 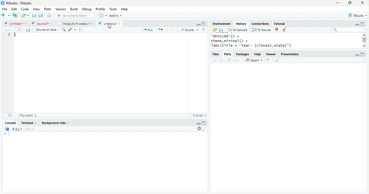 What do you see at coordinates (204, 24) in the screenshot?
I see `Maximize` at bounding box center [204, 24].